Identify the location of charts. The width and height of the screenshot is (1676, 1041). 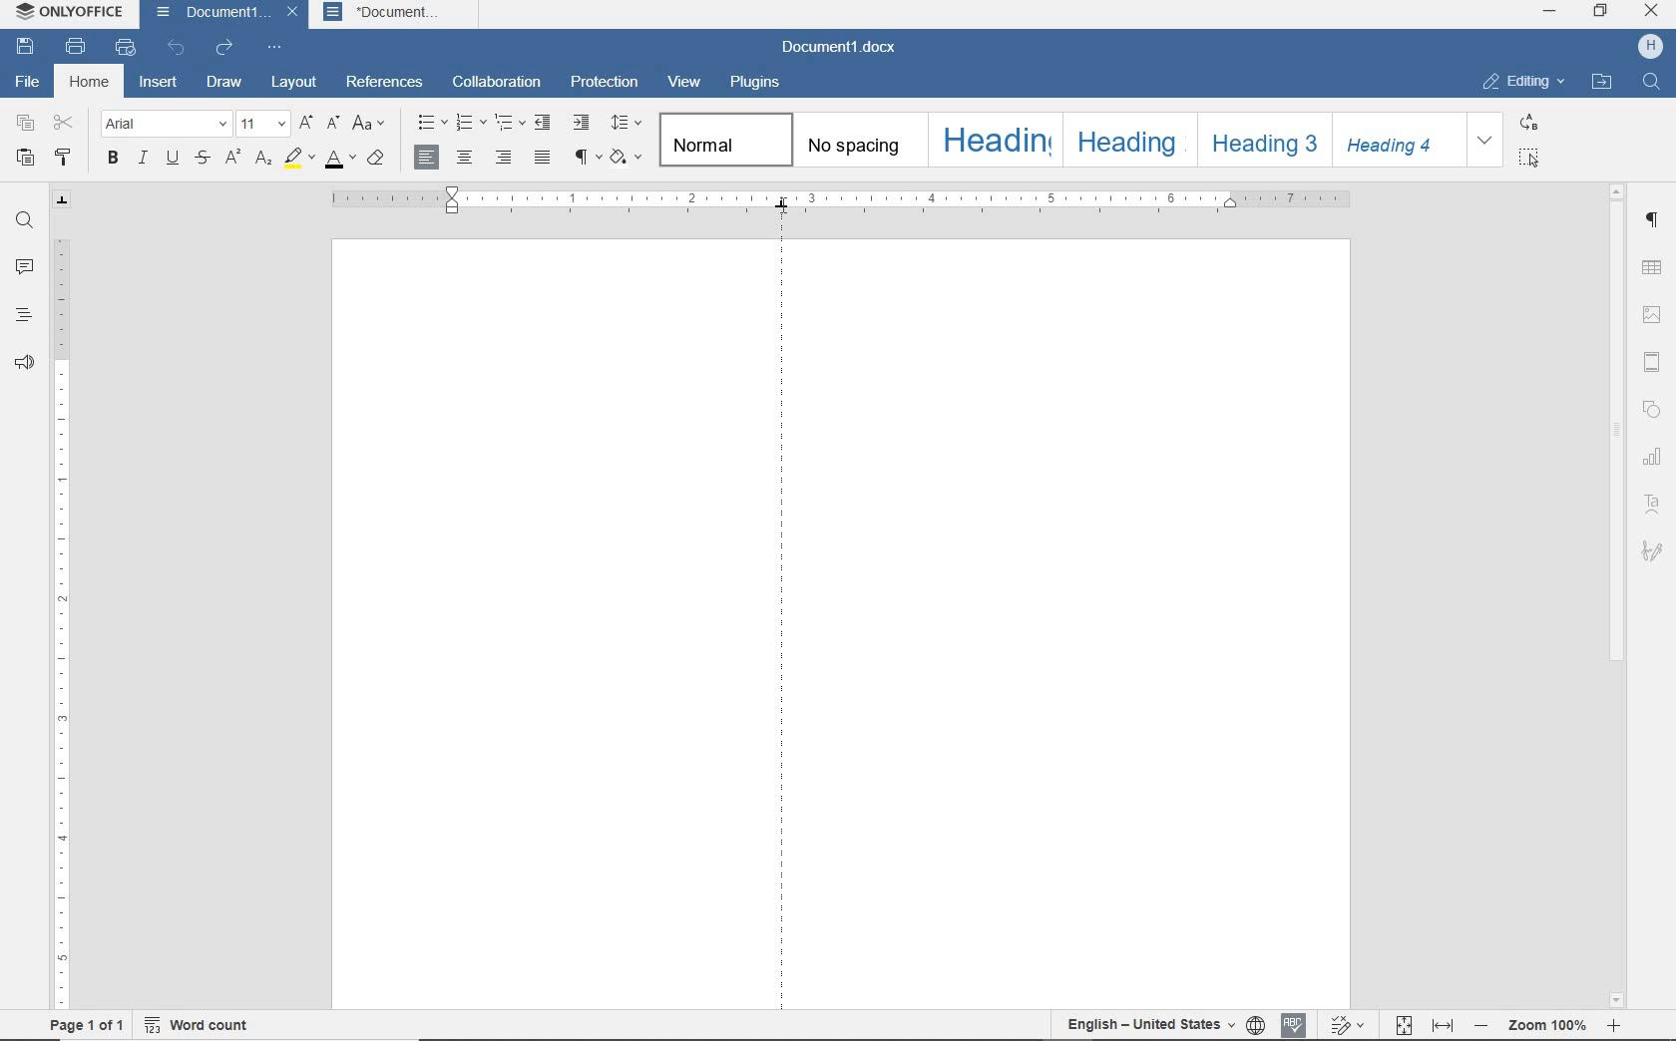
(1655, 459).